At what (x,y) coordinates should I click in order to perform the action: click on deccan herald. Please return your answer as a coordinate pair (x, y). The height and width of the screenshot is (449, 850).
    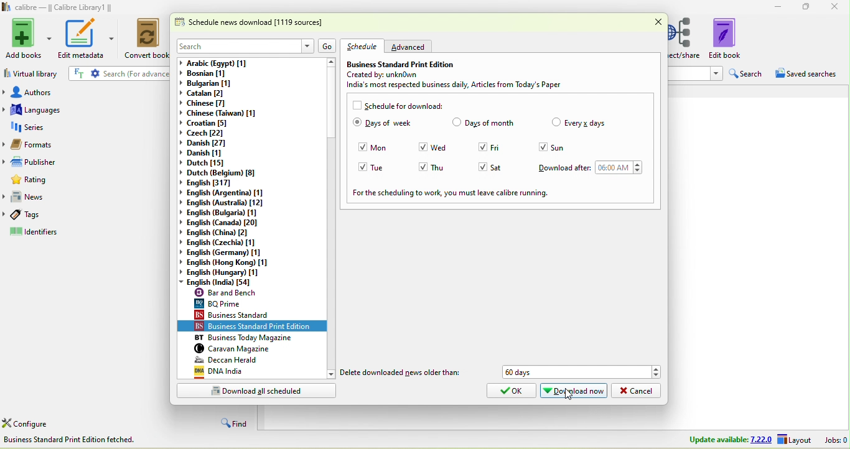
    Looking at the image, I should click on (256, 359).